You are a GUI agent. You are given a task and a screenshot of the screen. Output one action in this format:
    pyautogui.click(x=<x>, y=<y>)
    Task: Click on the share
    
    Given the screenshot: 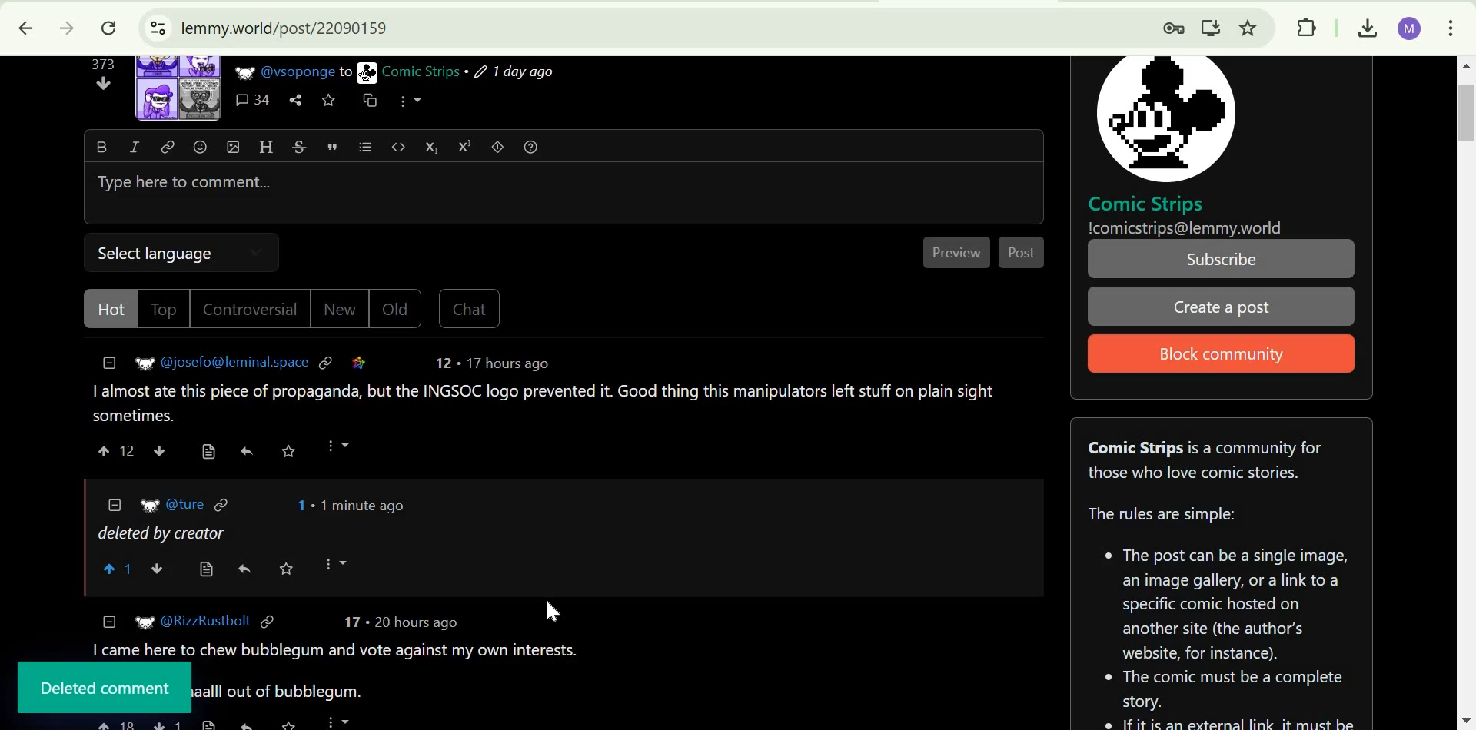 What is the action you would take?
    pyautogui.click(x=246, y=722)
    